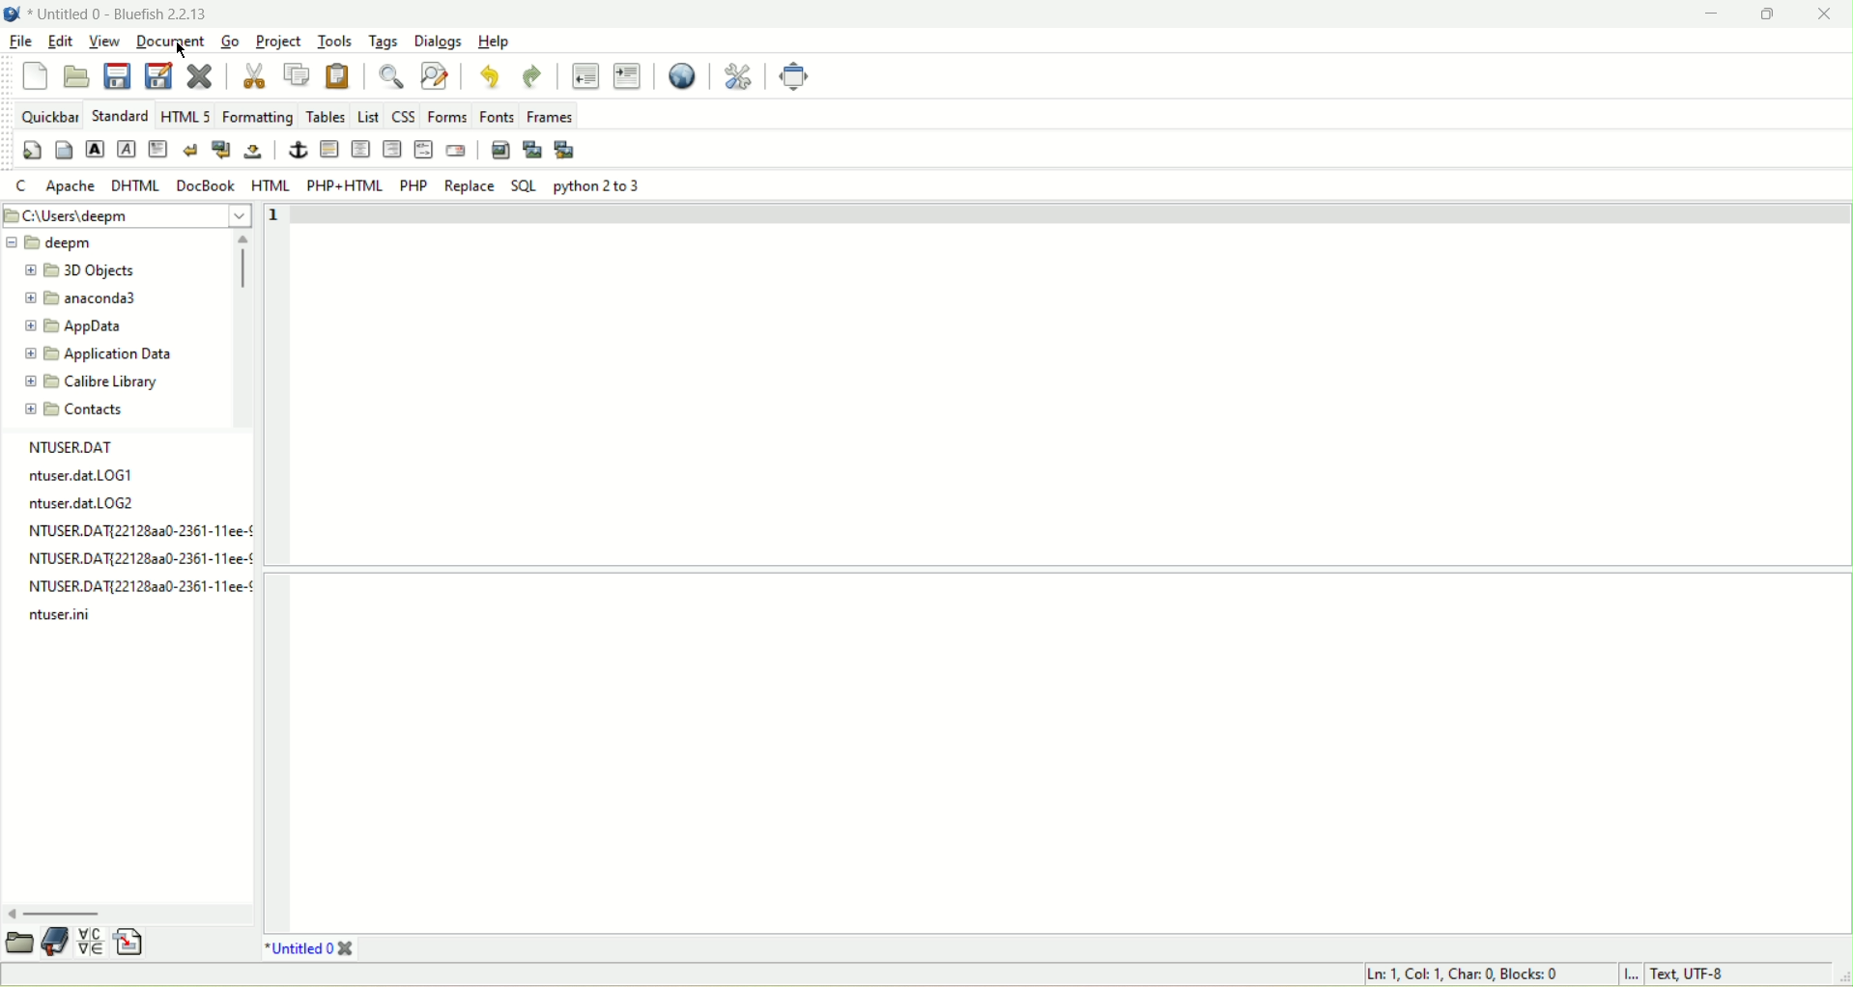  What do you see at coordinates (72, 186) in the screenshot?
I see `apache` at bounding box center [72, 186].